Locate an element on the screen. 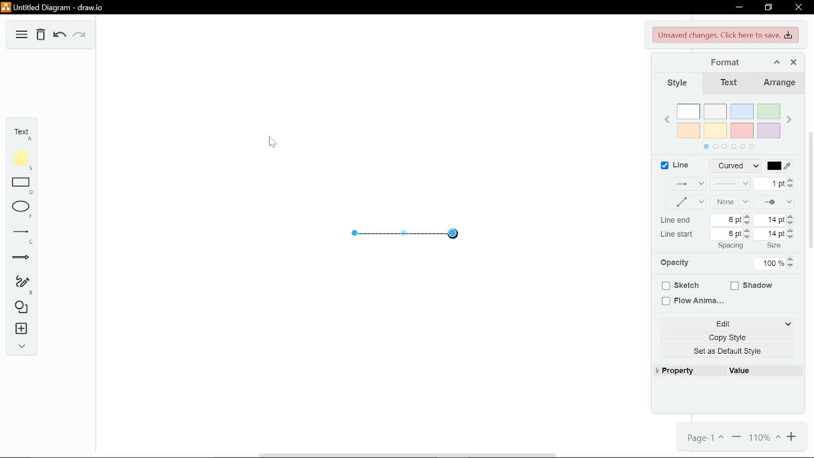 Image resolution: width=814 pixels, height=458 pixels. Line is located at coordinates (676, 165).